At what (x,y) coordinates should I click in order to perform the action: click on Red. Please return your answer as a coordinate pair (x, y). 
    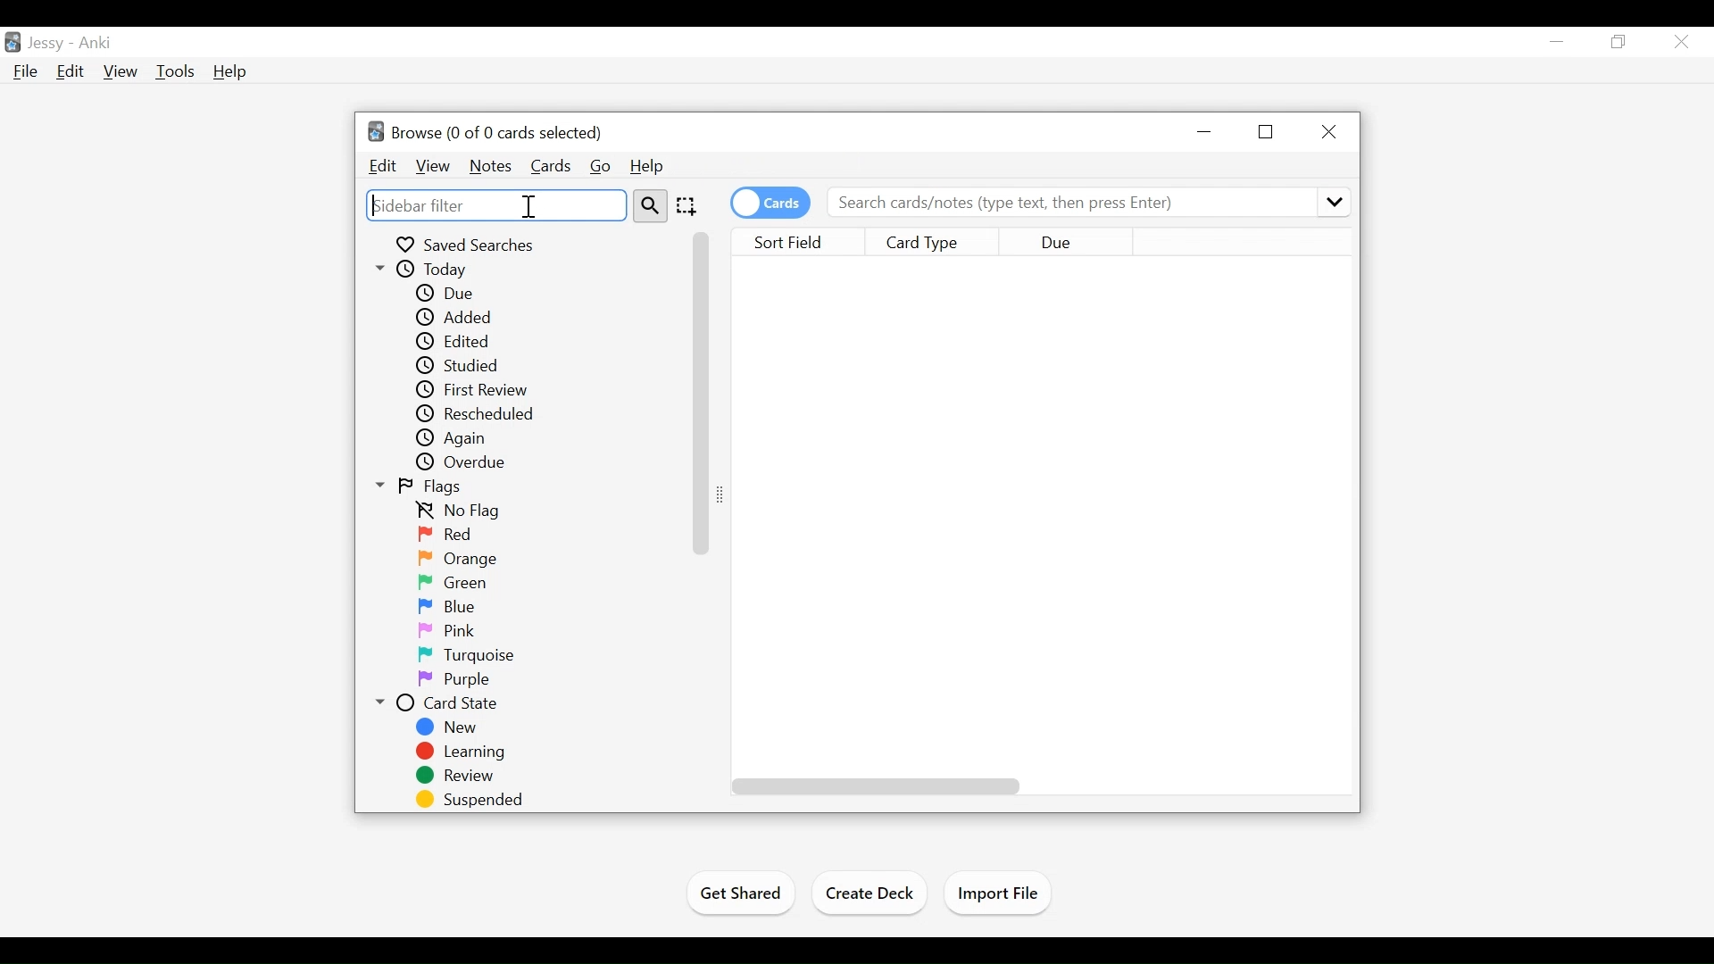
    Looking at the image, I should click on (447, 536).